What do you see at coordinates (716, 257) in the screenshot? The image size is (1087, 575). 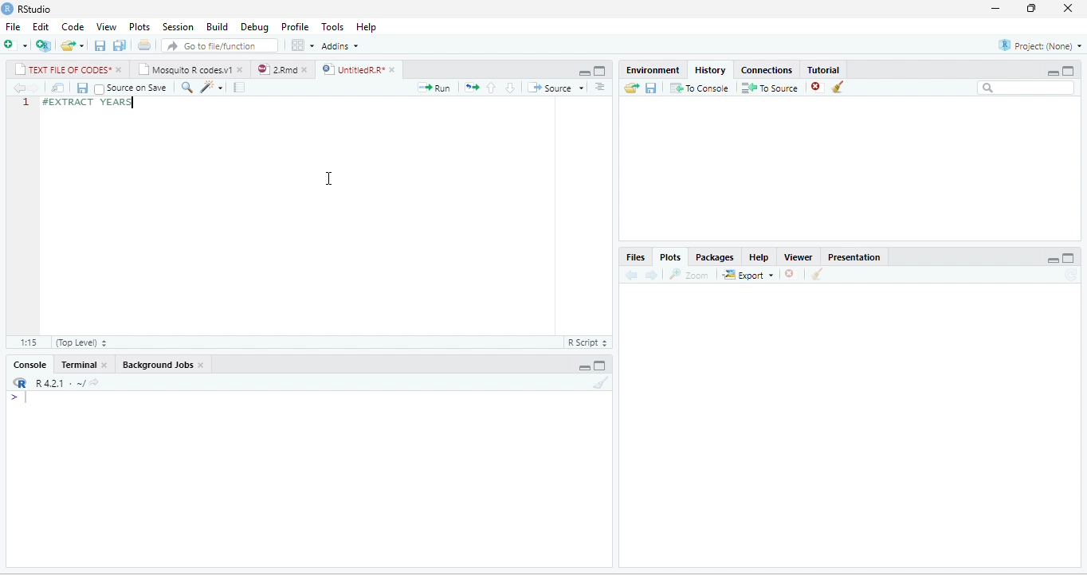 I see `Packages` at bounding box center [716, 257].